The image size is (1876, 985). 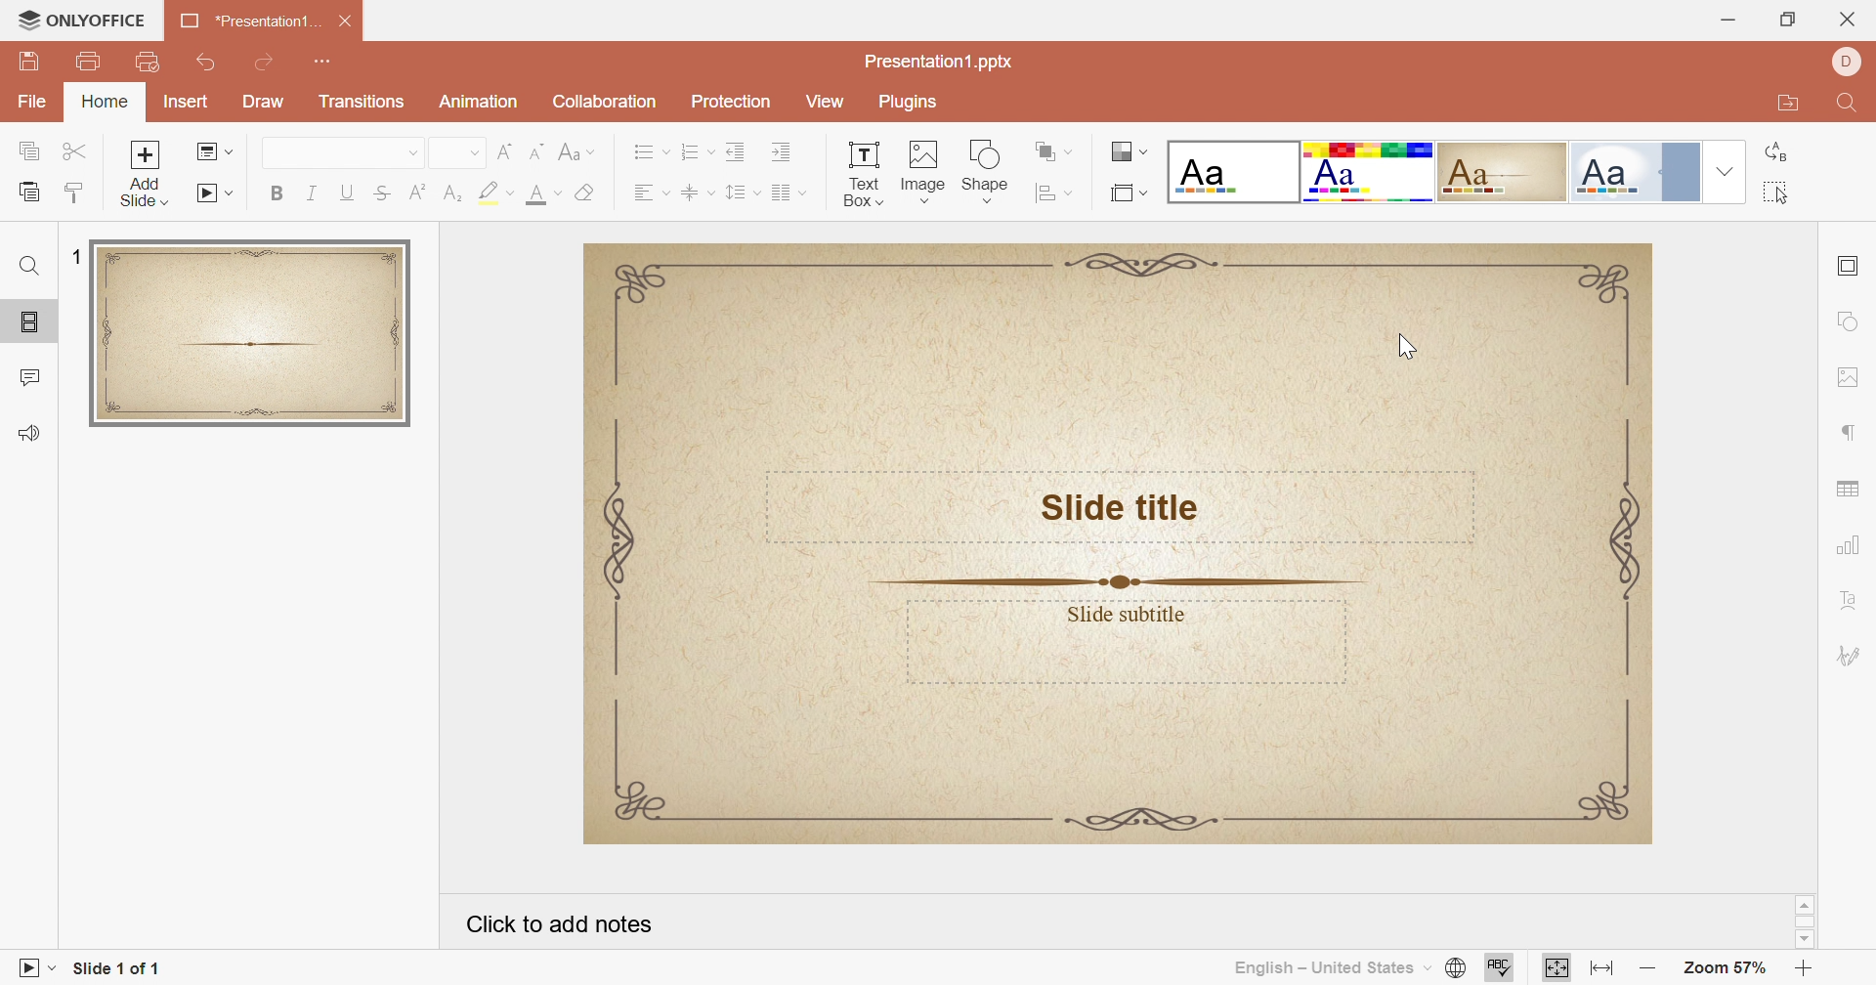 What do you see at coordinates (1146, 151) in the screenshot?
I see `Drop Down` at bounding box center [1146, 151].